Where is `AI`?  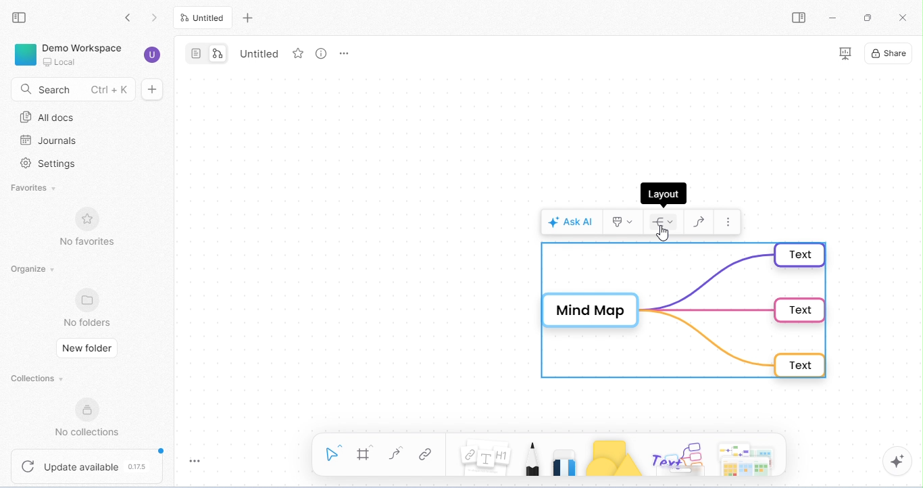 AI is located at coordinates (897, 462).